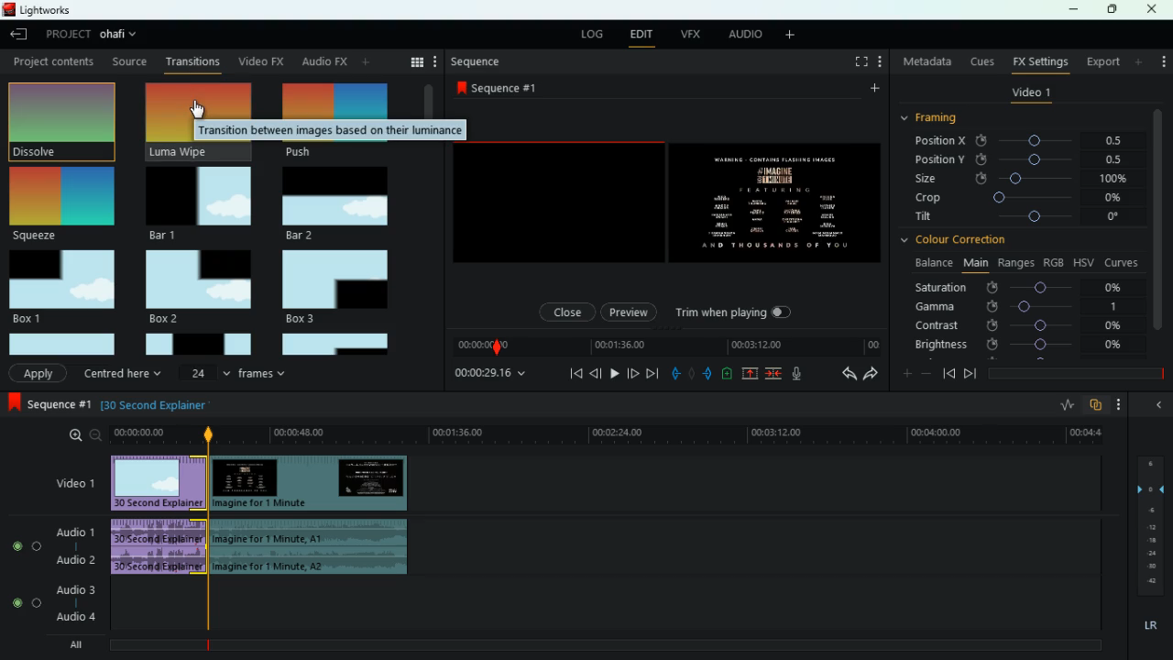 The image size is (1173, 660). What do you see at coordinates (396, 61) in the screenshot?
I see `search` at bounding box center [396, 61].